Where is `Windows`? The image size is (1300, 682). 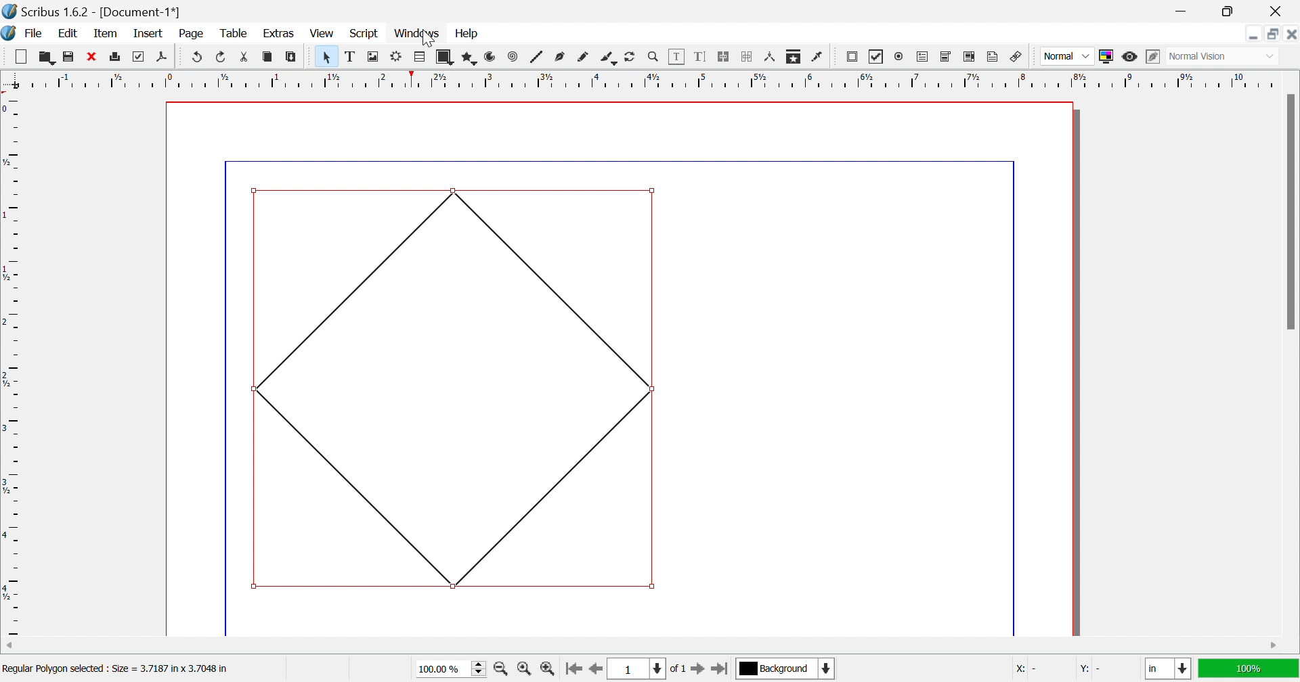 Windows is located at coordinates (418, 34).